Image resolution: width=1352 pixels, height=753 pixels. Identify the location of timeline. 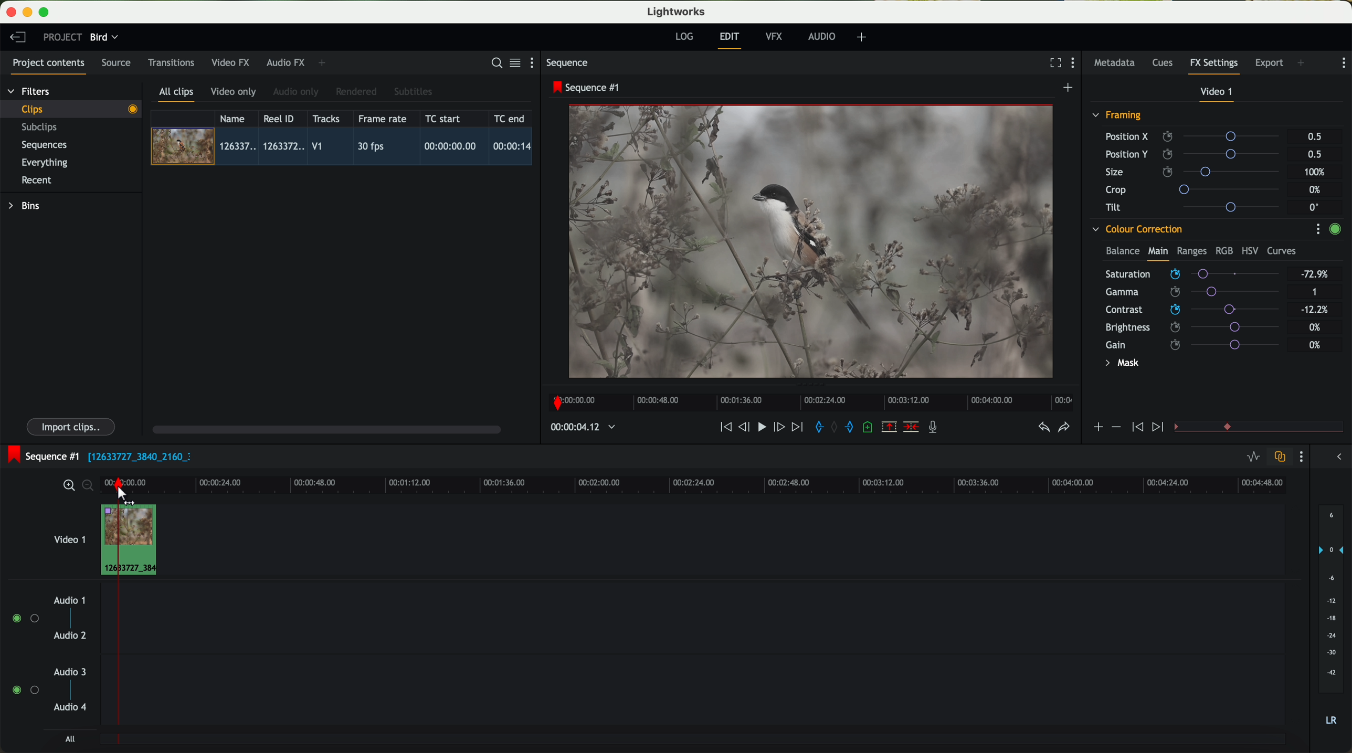
(808, 399).